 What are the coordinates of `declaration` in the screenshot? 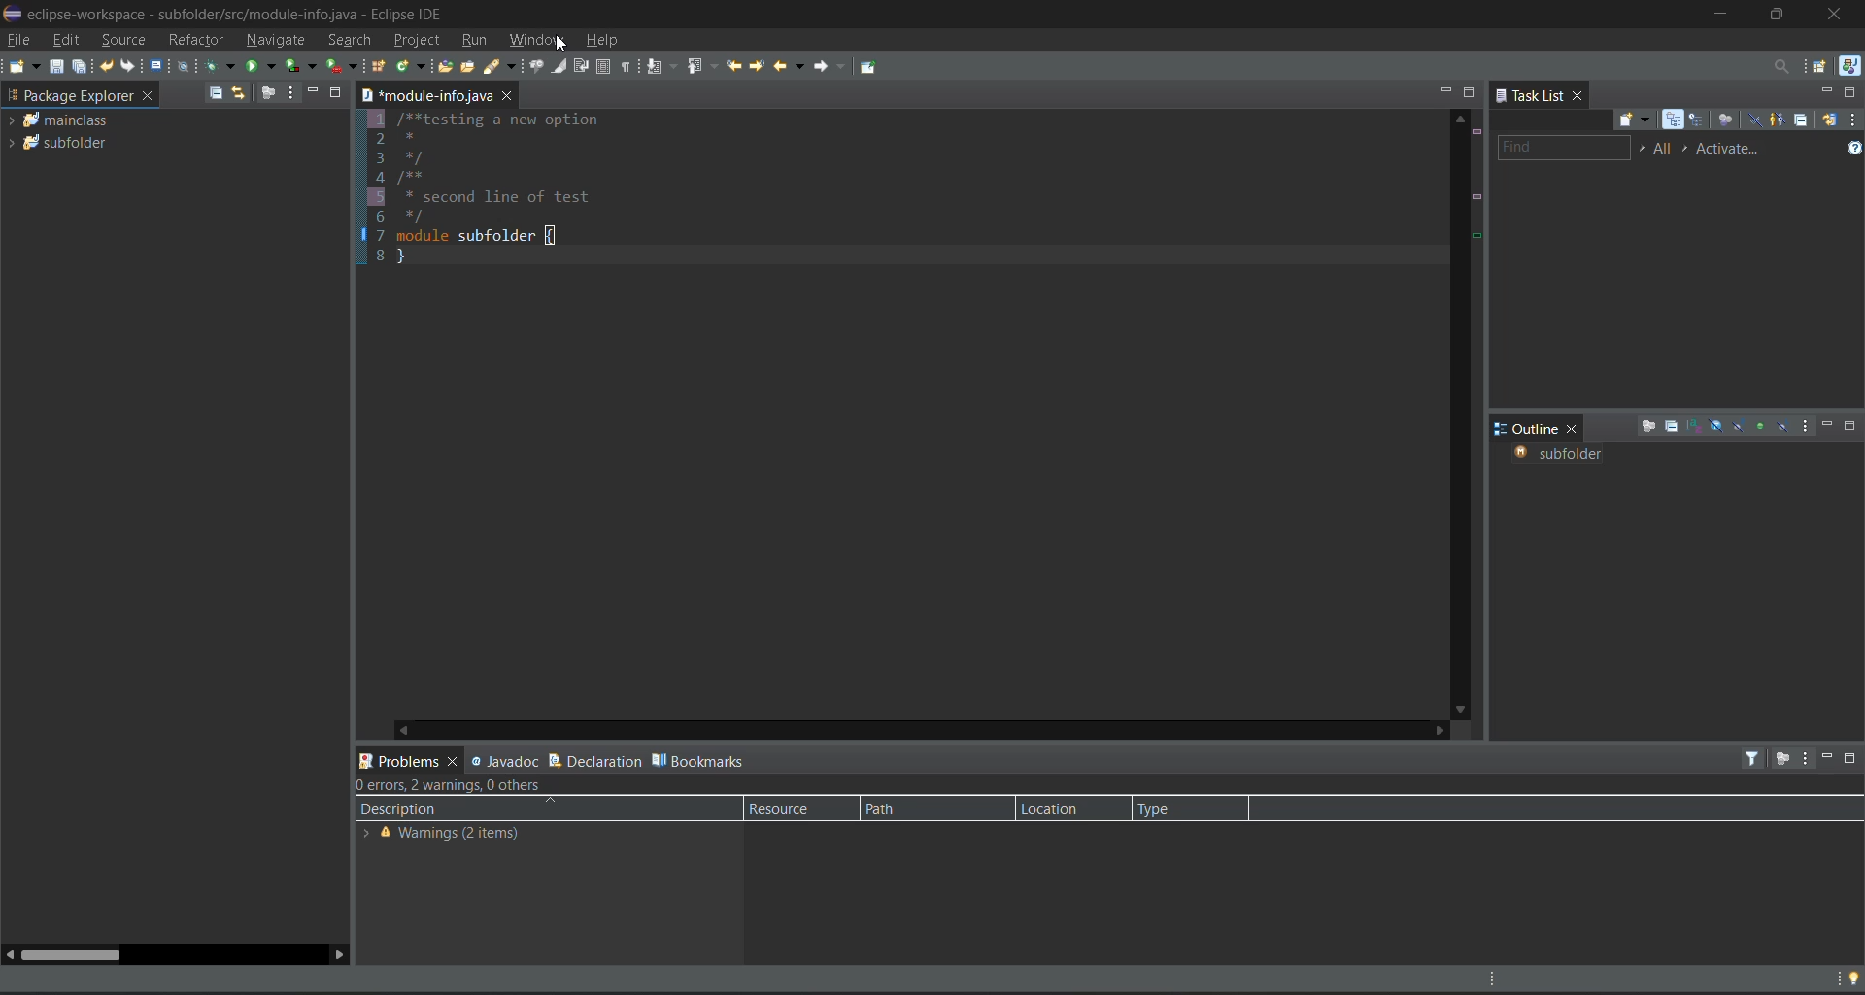 It's located at (594, 760).